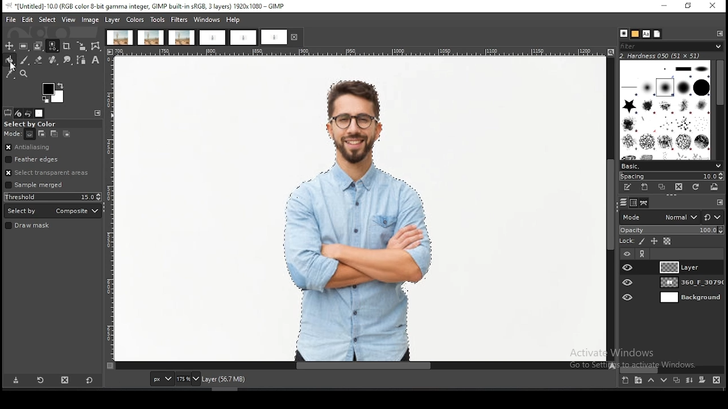 The width and height of the screenshot is (728, 409). What do you see at coordinates (66, 379) in the screenshot?
I see `delete tool preset` at bounding box center [66, 379].